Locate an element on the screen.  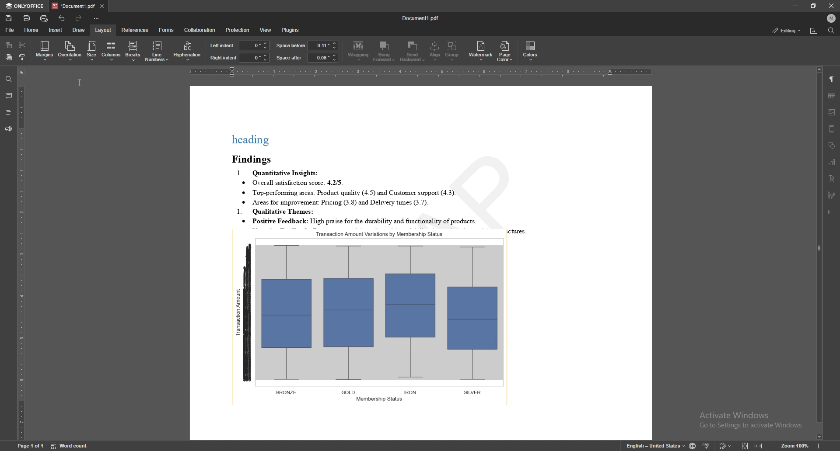
doc (LANDSCAPE) is located at coordinates (421, 263).